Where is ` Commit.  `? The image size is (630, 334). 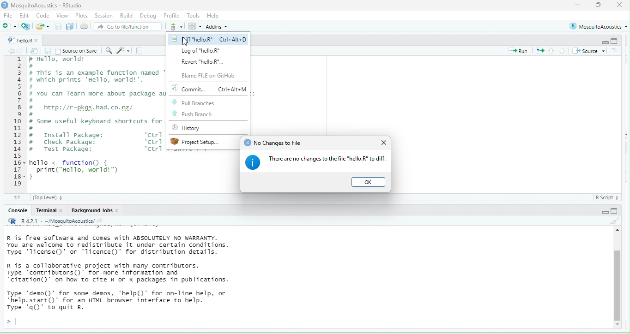
 Commit.   is located at coordinates (208, 89).